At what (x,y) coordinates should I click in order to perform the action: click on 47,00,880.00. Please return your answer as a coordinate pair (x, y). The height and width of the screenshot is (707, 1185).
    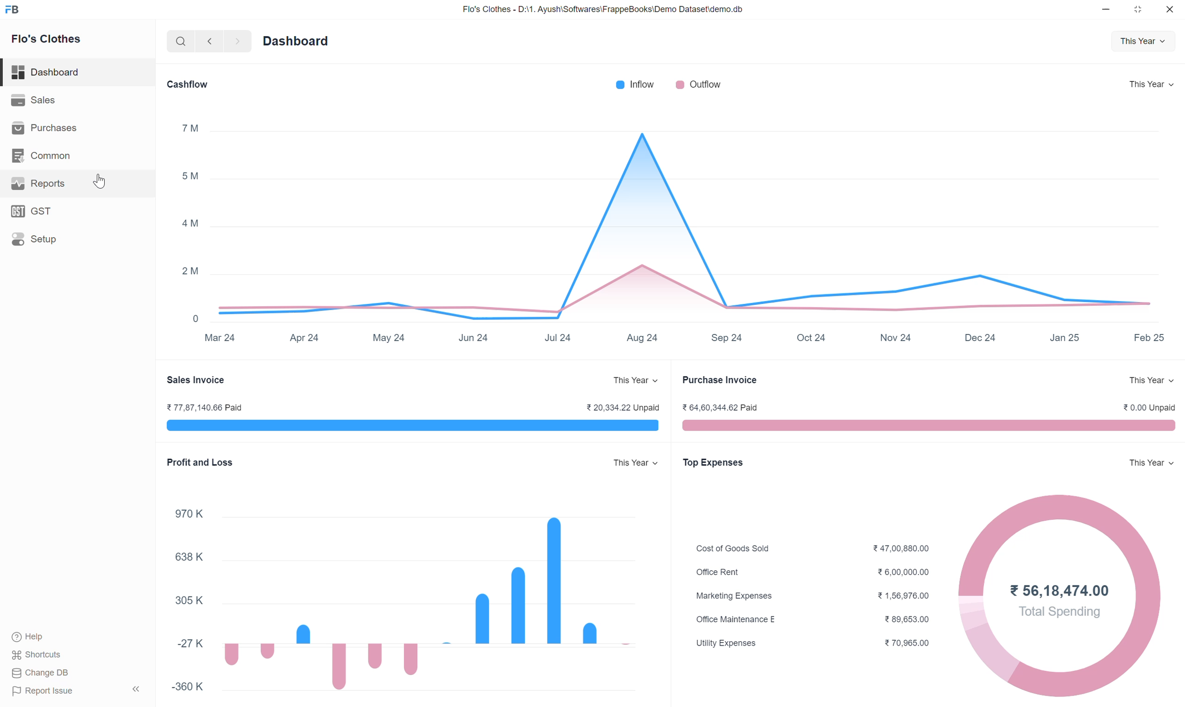
    Looking at the image, I should click on (905, 548).